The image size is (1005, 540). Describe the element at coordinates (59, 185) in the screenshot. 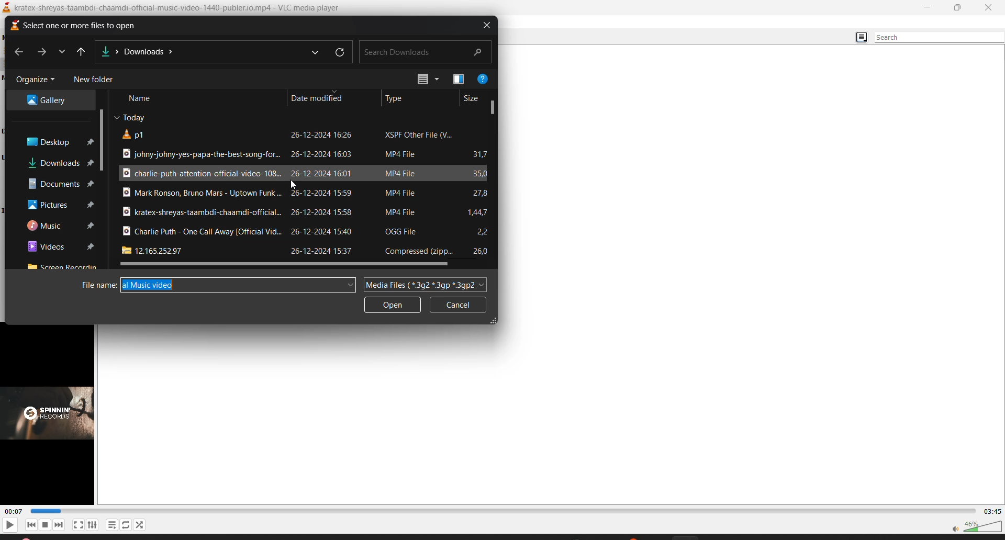

I see `documents` at that location.